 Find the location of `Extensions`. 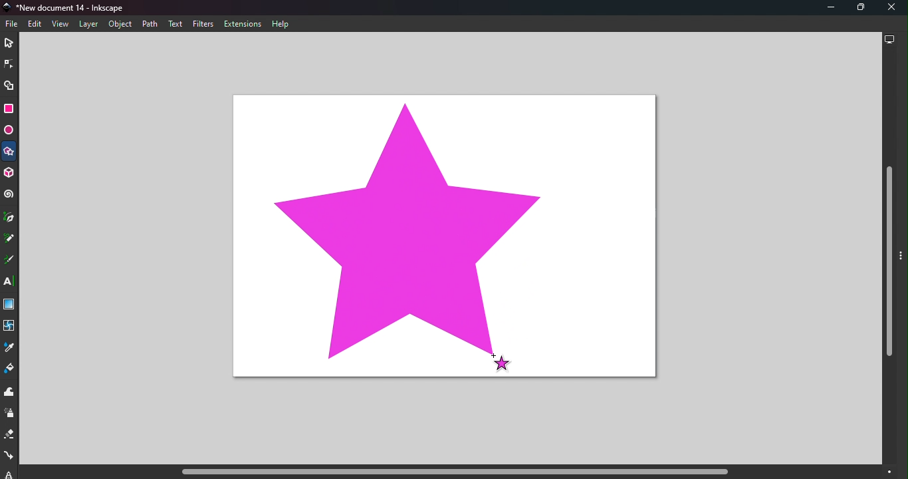

Extensions is located at coordinates (245, 24).